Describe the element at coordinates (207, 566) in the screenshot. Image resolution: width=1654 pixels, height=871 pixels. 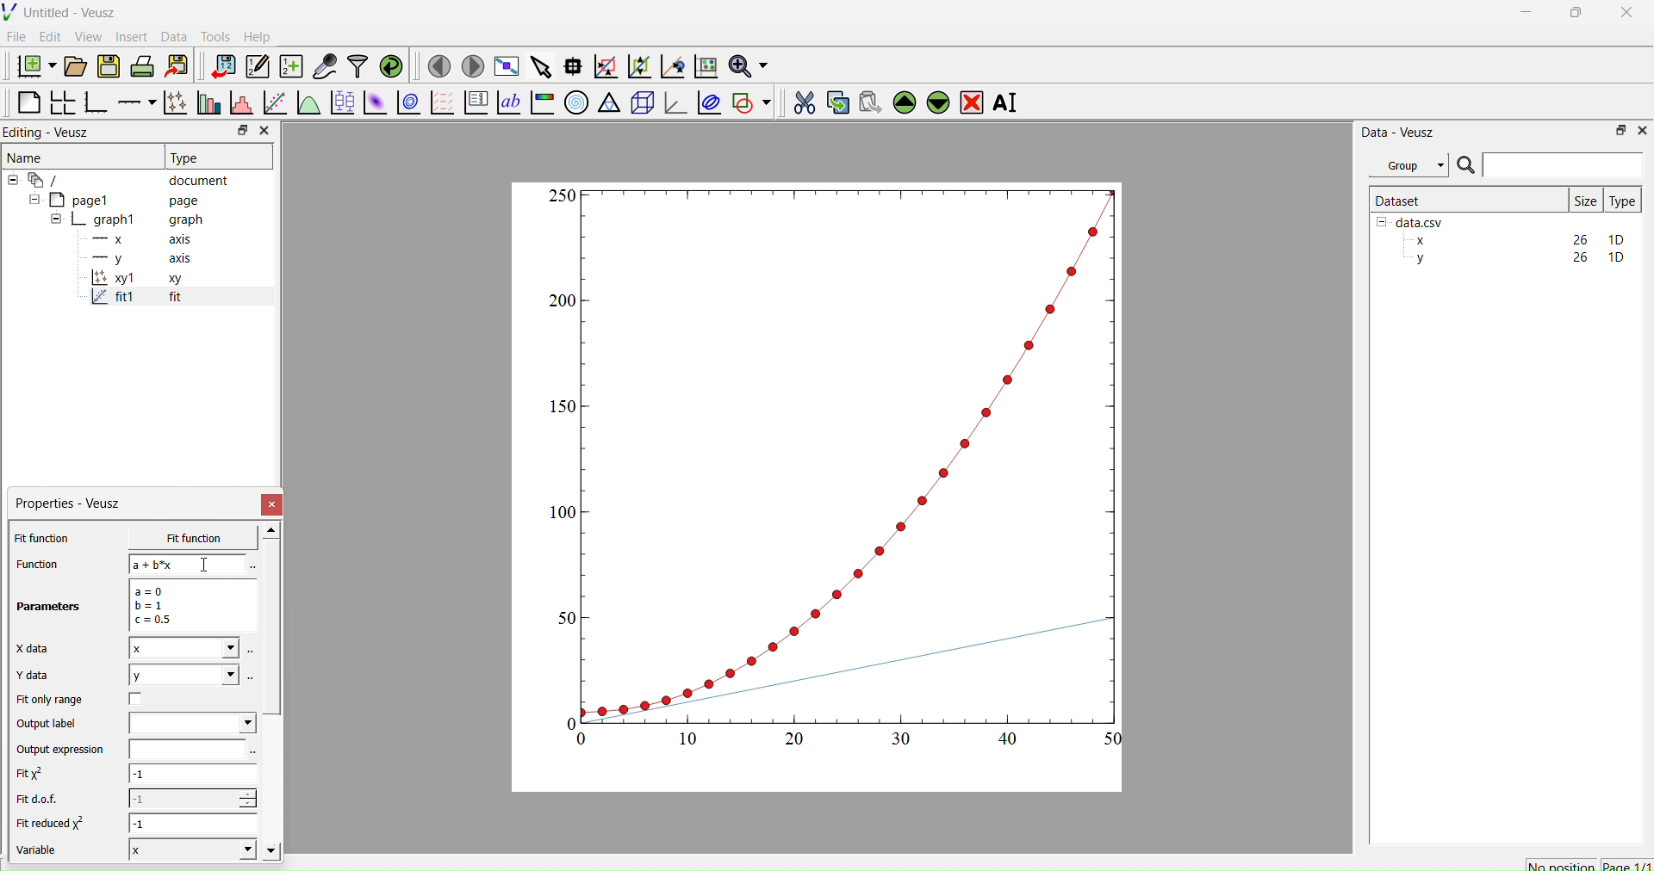
I see `Cursor` at that location.